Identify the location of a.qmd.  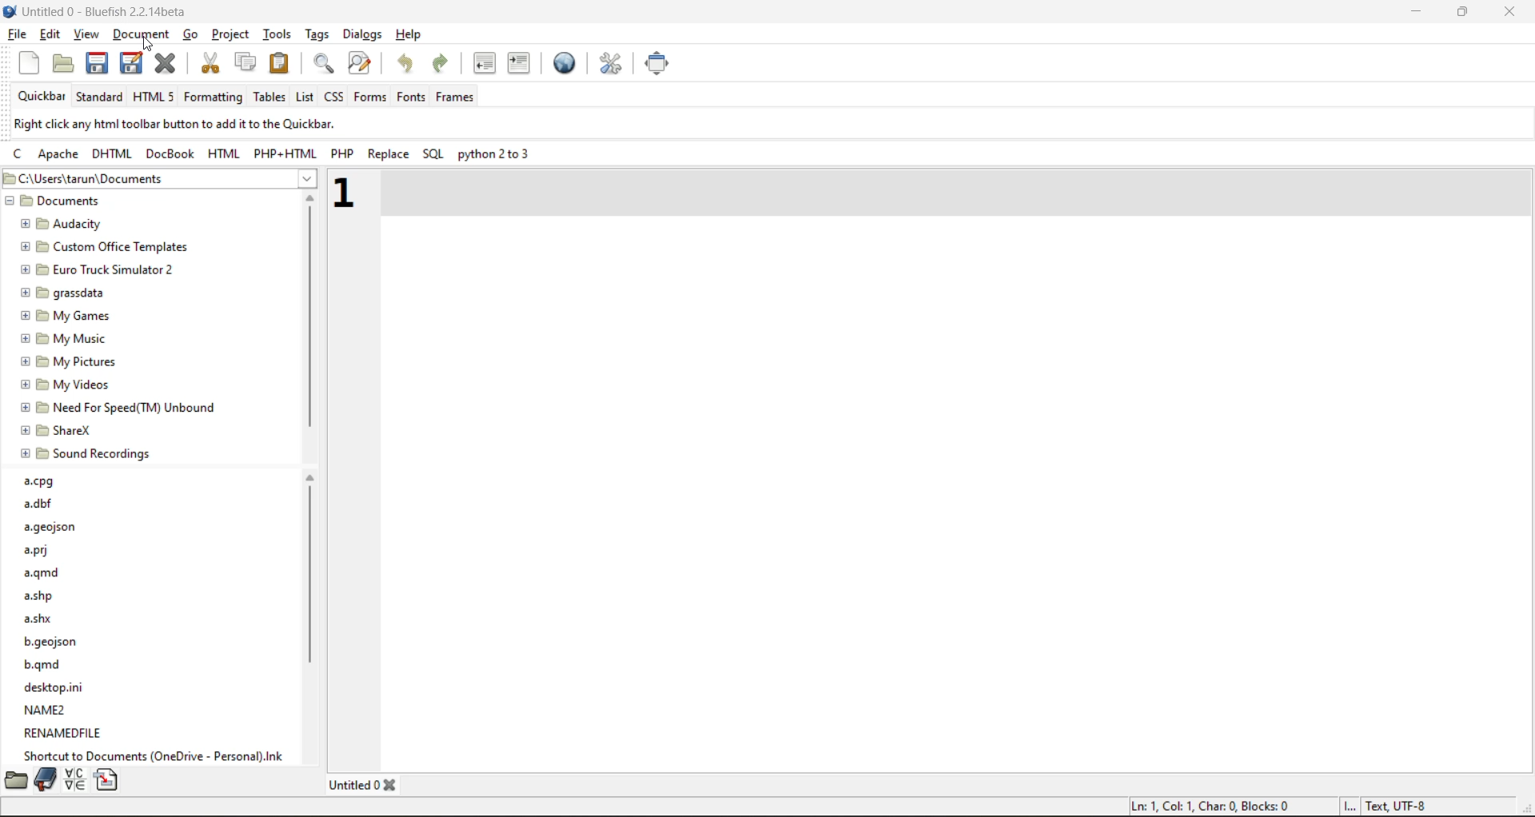
(46, 575).